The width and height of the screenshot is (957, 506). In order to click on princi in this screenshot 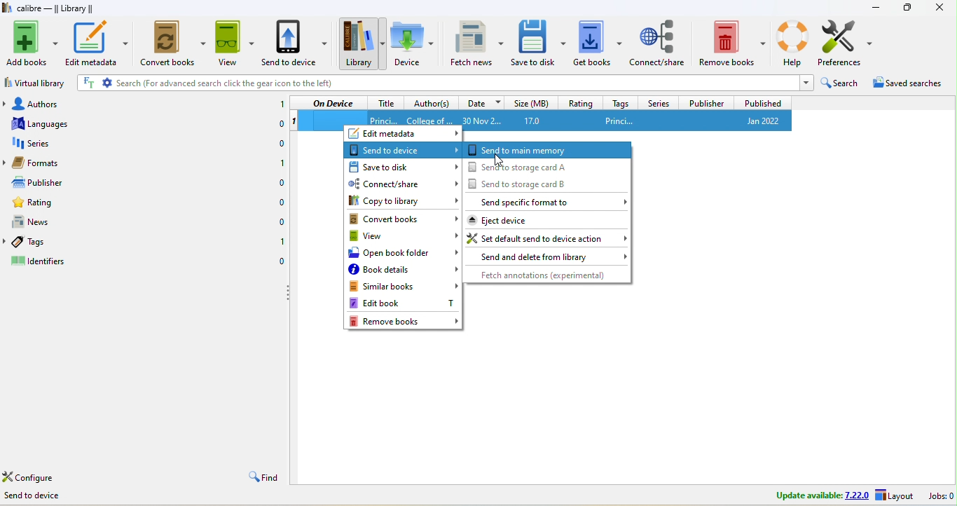, I will do `click(647, 120)`.